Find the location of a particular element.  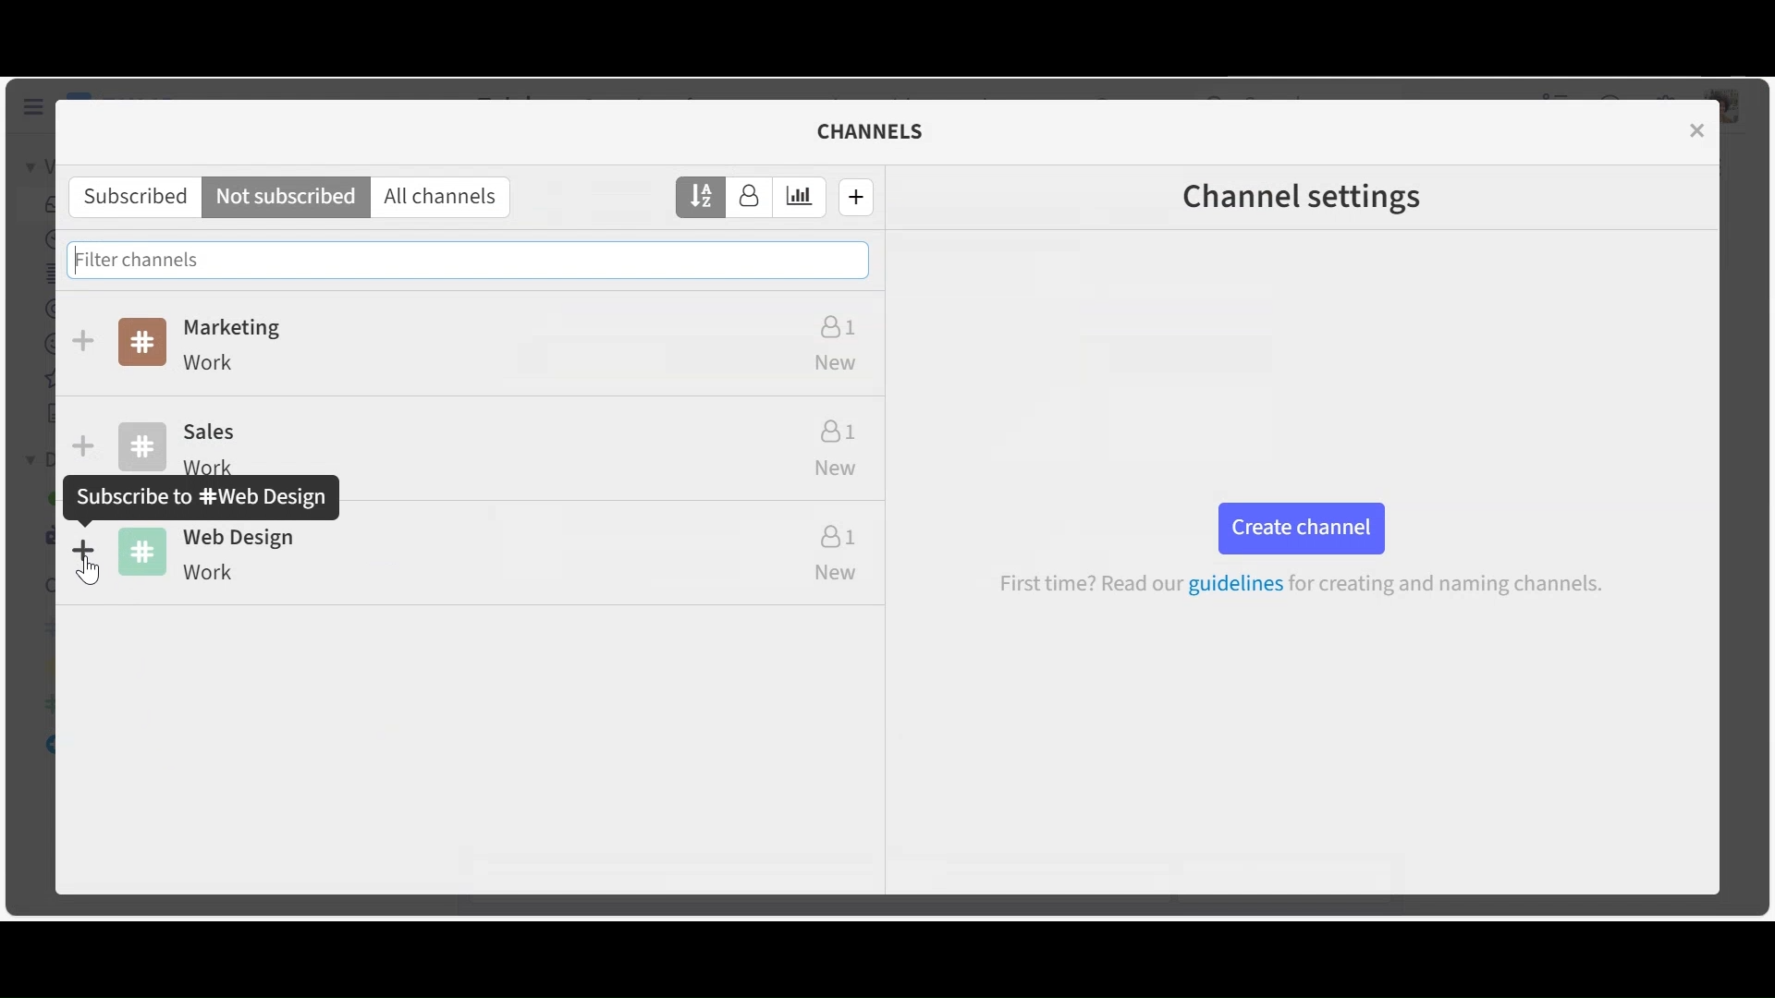

Channe name and description is located at coordinates (492, 435).